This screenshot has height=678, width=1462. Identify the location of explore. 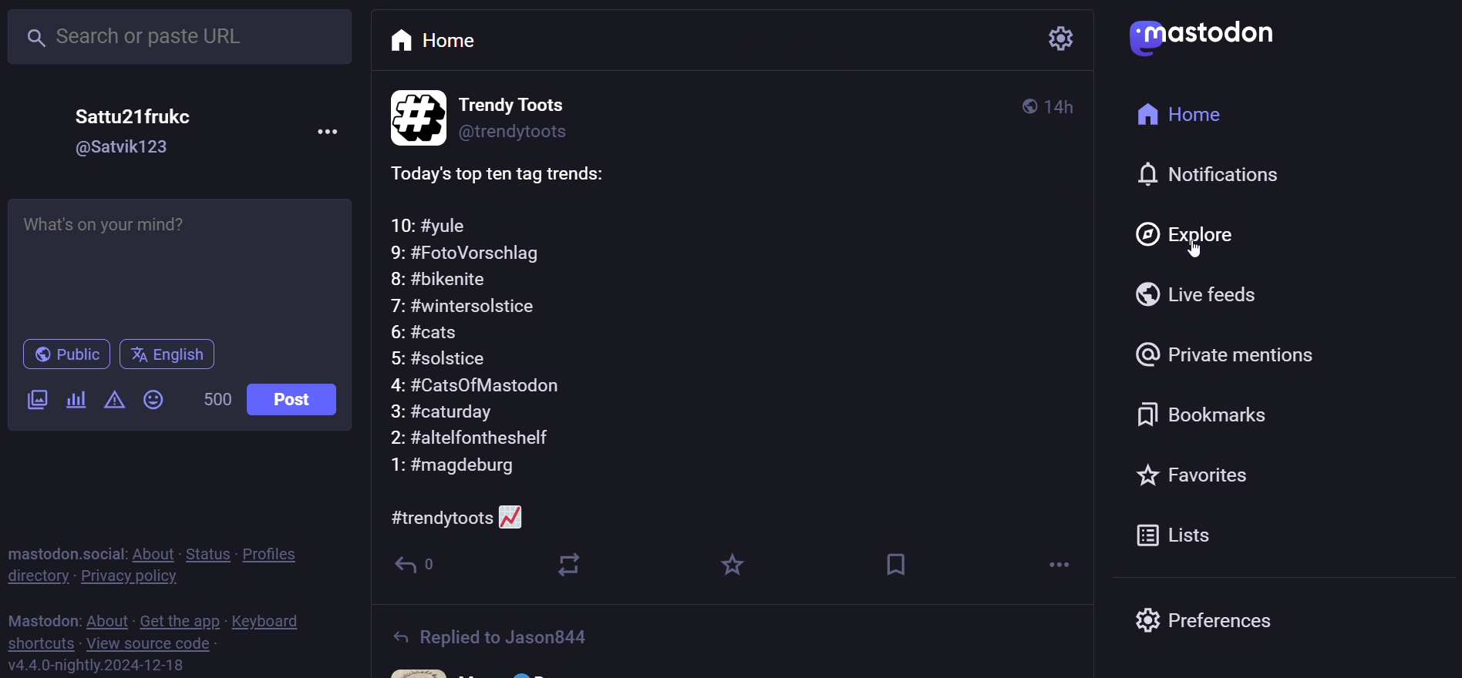
(1187, 235).